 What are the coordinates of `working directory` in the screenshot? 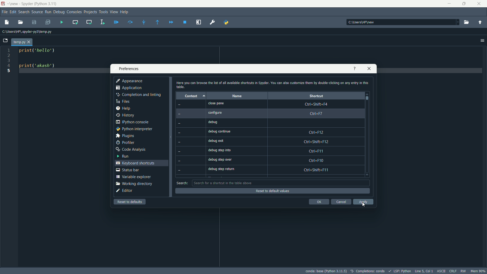 It's located at (134, 183).